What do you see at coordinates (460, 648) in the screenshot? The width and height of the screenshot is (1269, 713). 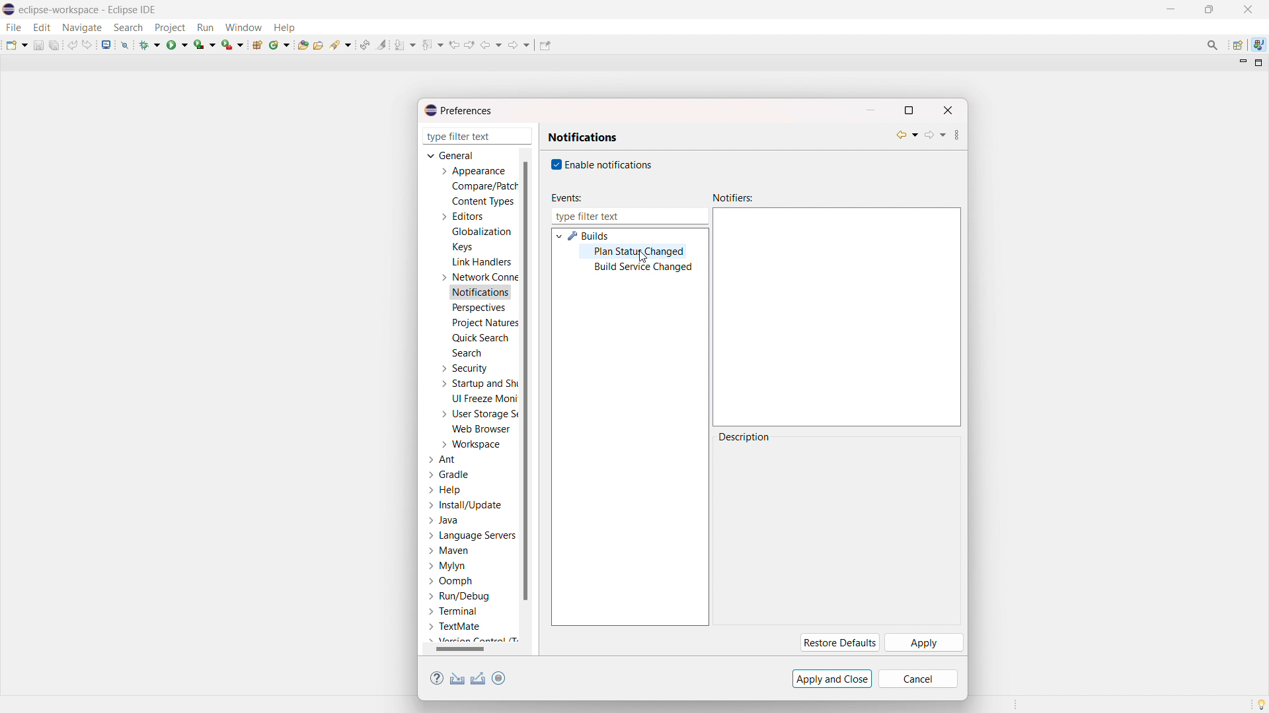 I see `horizontal scrollbar` at bounding box center [460, 648].